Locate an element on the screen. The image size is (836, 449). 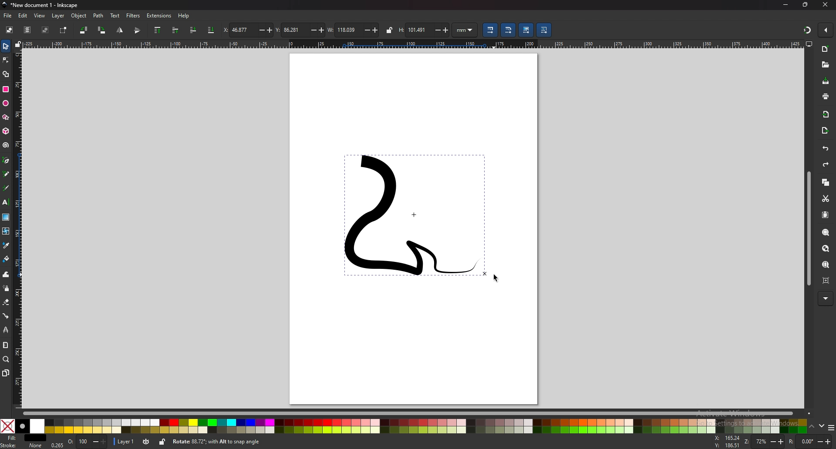
CLOSE is located at coordinates (824, 5).